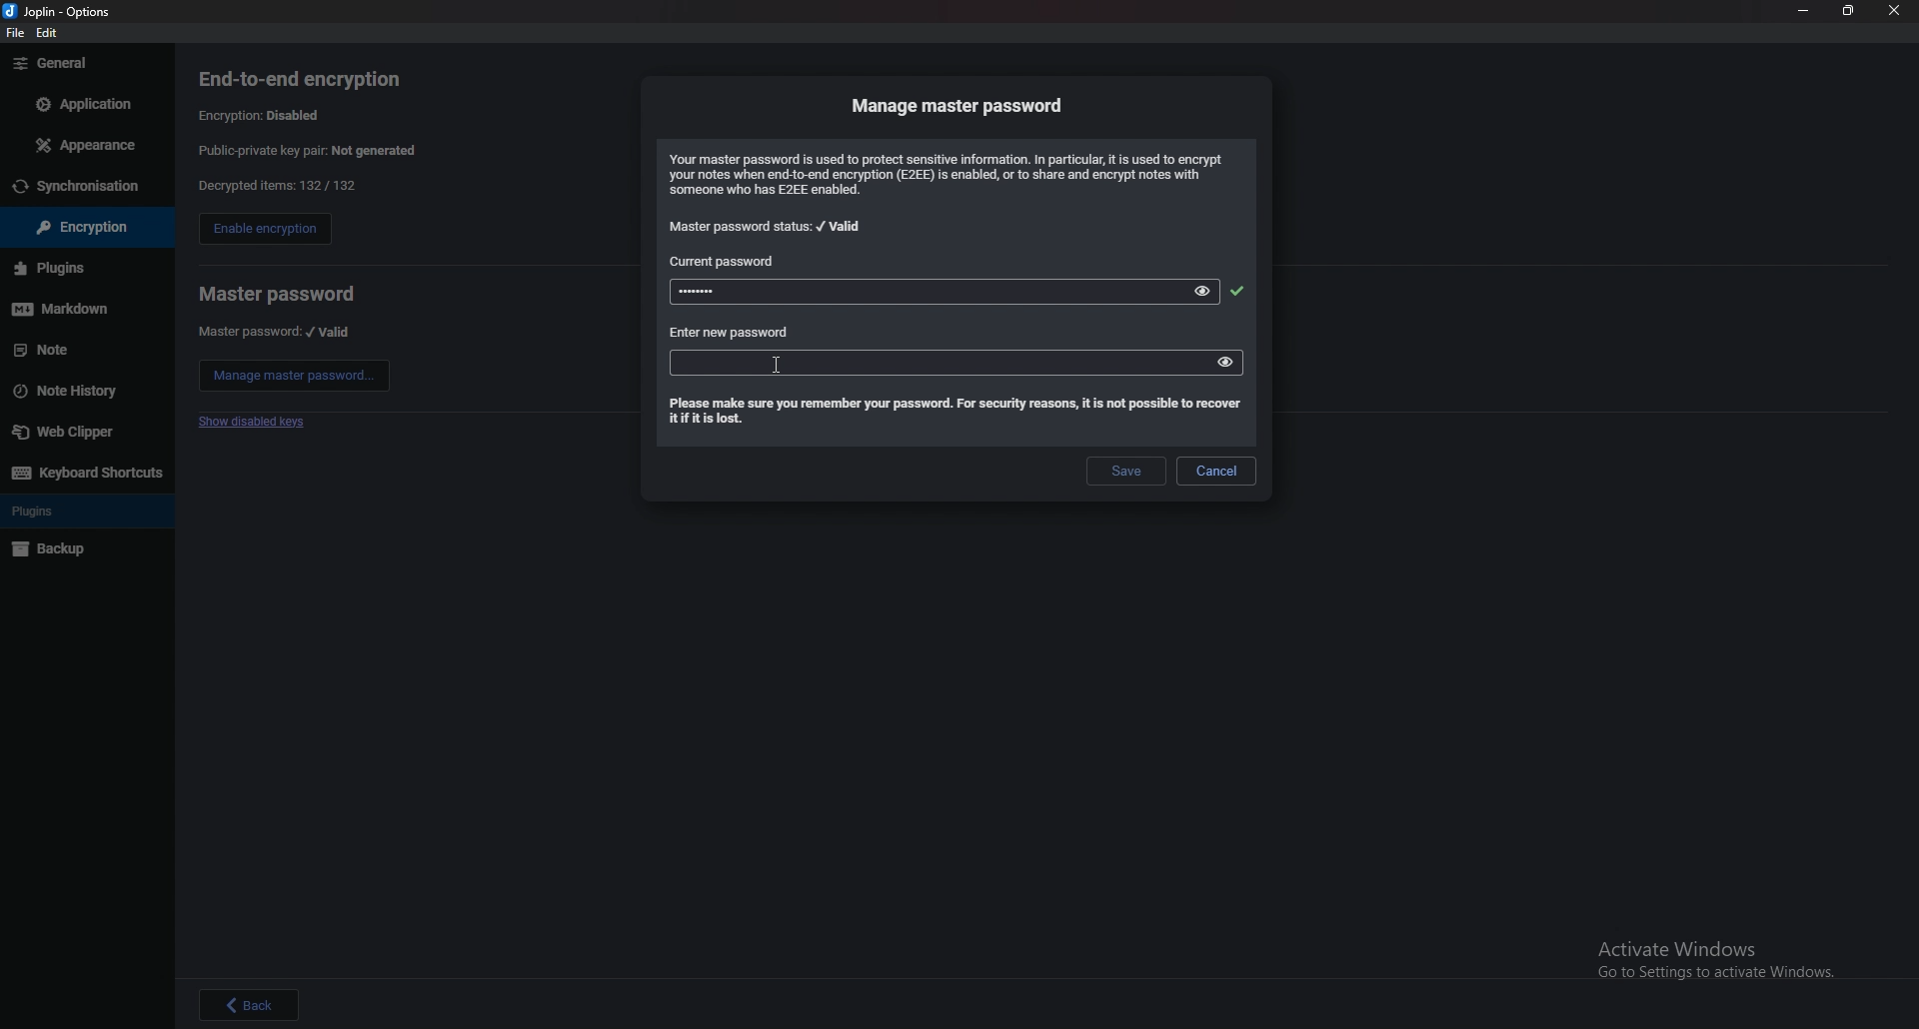  Describe the element at coordinates (781, 368) in the screenshot. I see `cursor` at that location.